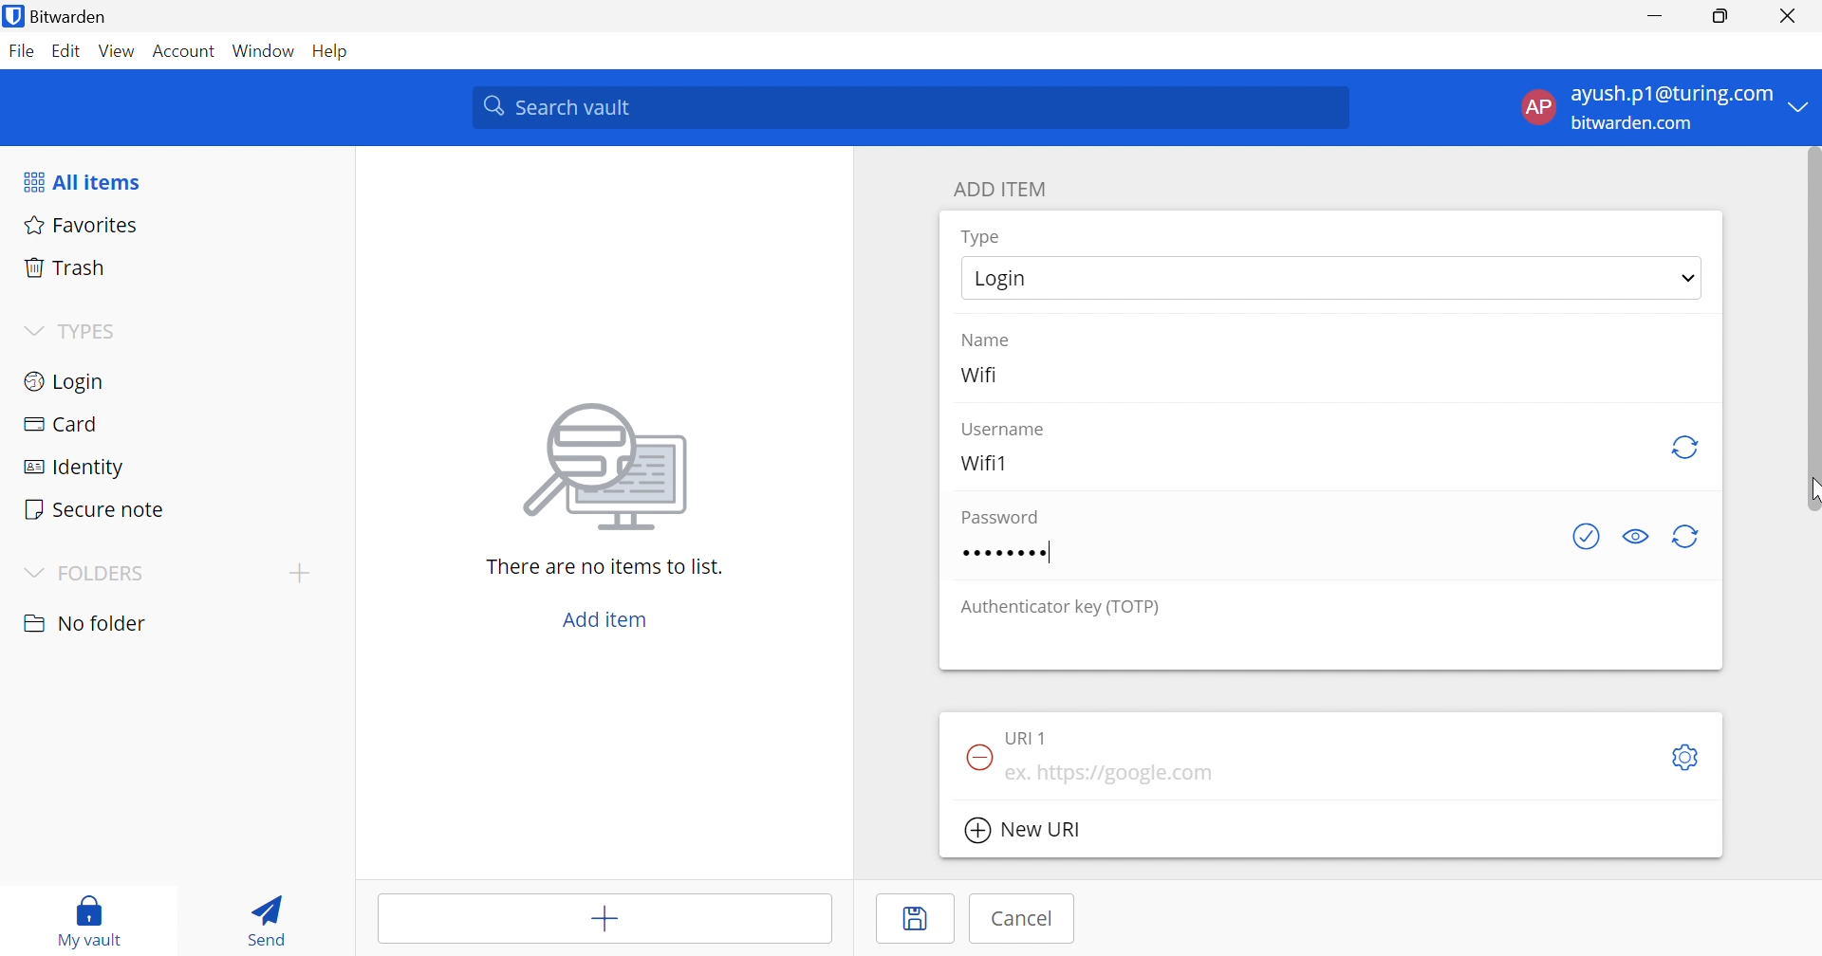 This screenshot has height=956, width=1822. What do you see at coordinates (983, 238) in the screenshot?
I see `Type` at bounding box center [983, 238].